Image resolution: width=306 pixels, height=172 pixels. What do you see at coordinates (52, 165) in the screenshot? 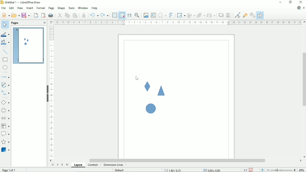
I see `Scroll to first page` at bounding box center [52, 165].